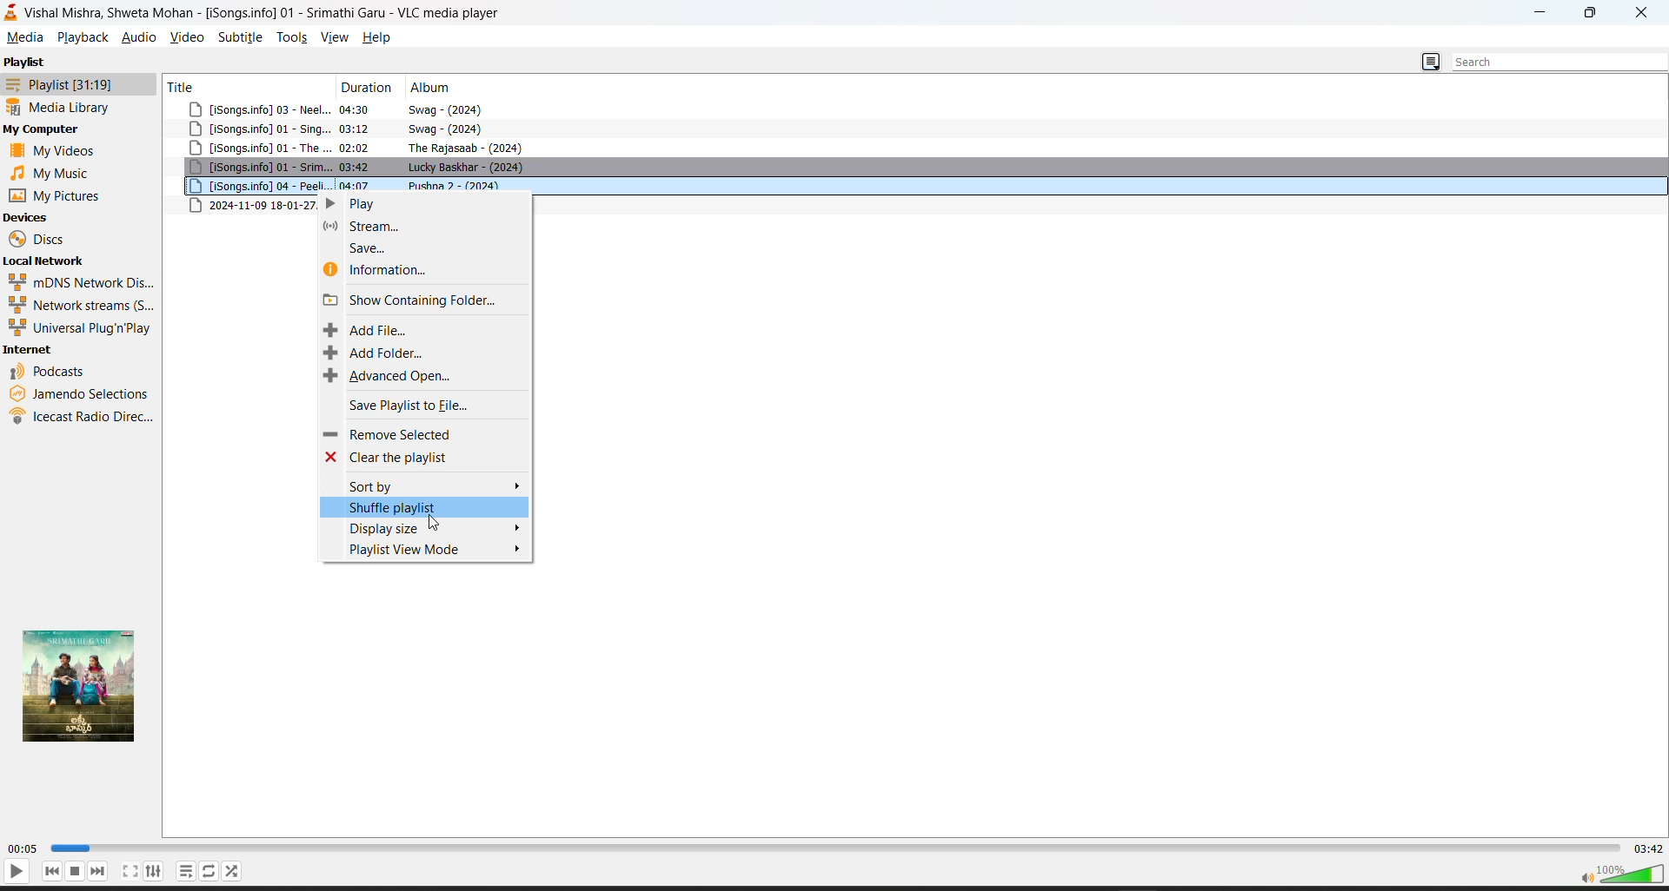  Describe the element at coordinates (840, 849) in the screenshot. I see `track slider` at that location.